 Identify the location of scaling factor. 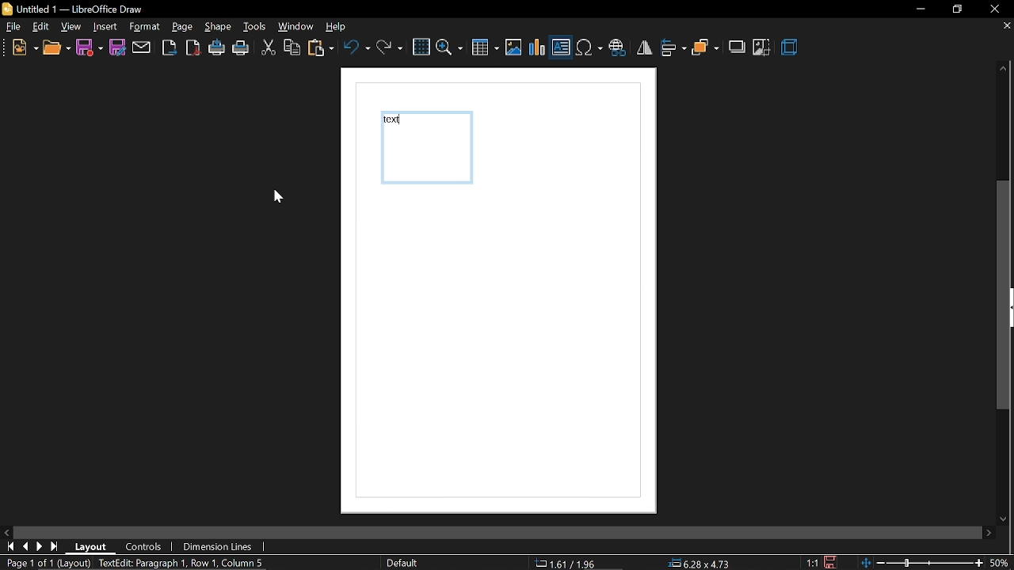
(813, 563).